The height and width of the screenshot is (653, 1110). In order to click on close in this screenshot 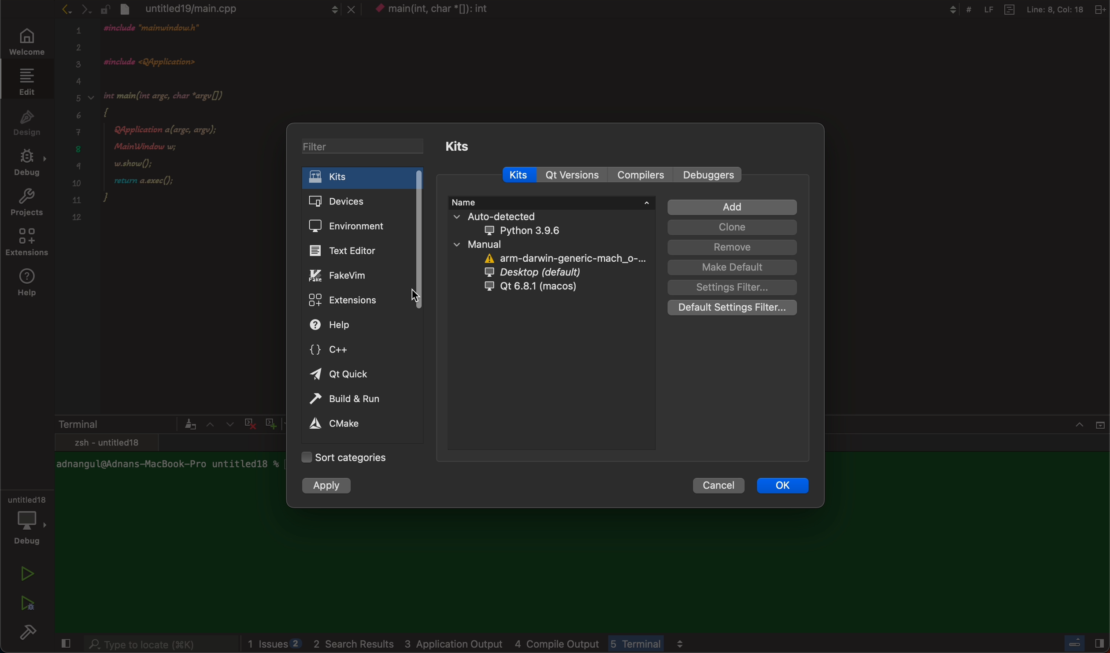, I will do `click(1090, 422)`.